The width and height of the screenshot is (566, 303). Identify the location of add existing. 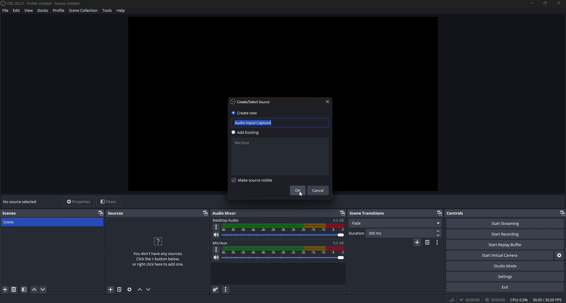
(246, 133).